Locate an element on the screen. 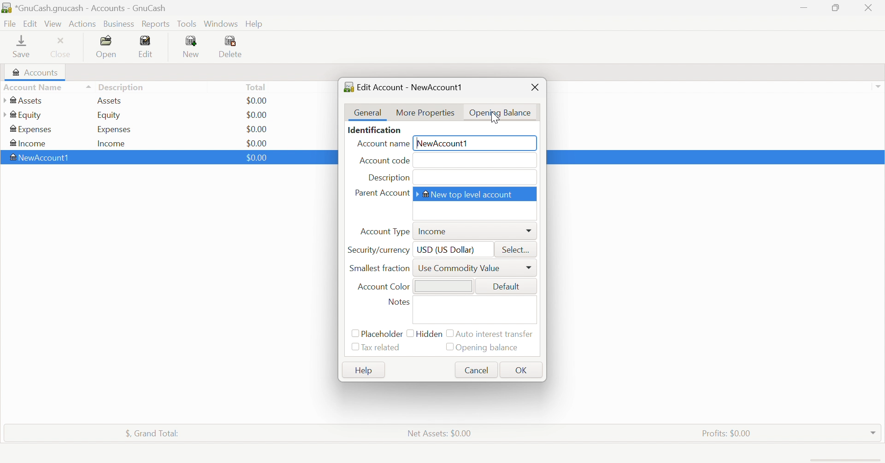 This screenshot has width=885, height=463. Use commodity value is located at coordinates (459, 267).